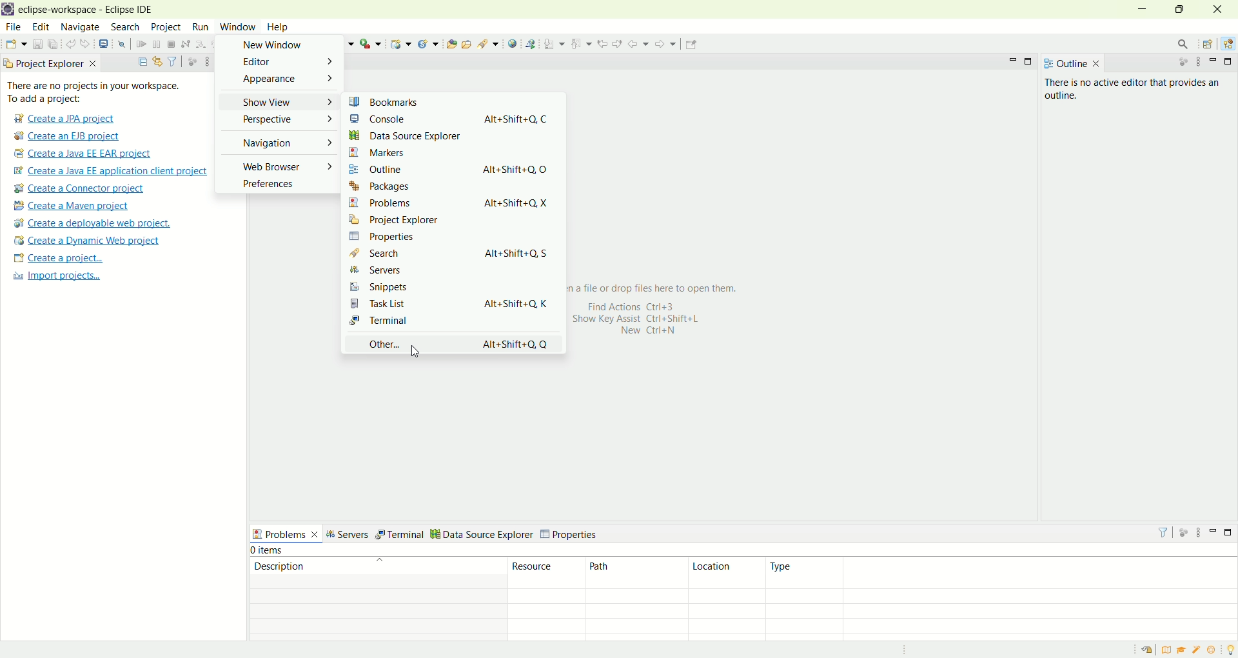 The width and height of the screenshot is (1238, 658). Describe the element at coordinates (157, 60) in the screenshot. I see `link with editor` at that location.